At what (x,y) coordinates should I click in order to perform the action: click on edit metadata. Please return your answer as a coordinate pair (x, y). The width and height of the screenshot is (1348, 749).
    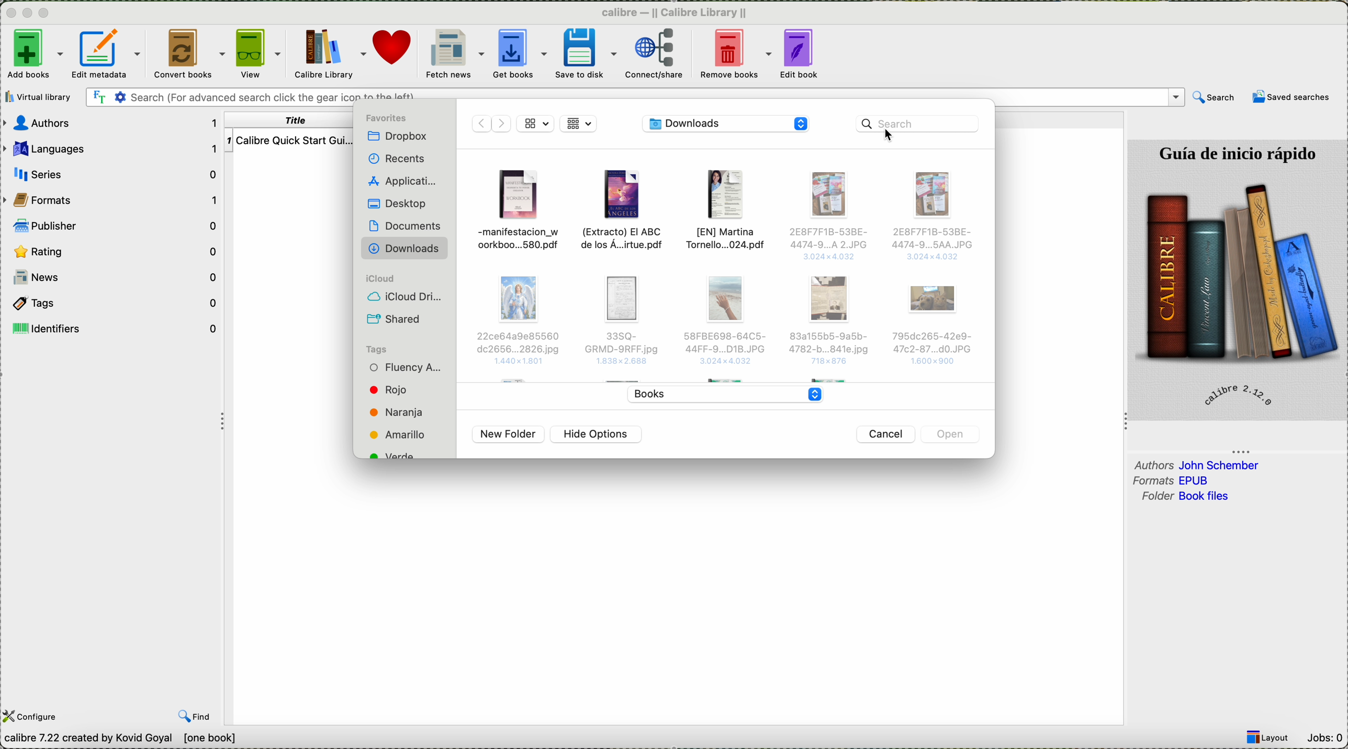
    Looking at the image, I should click on (109, 52).